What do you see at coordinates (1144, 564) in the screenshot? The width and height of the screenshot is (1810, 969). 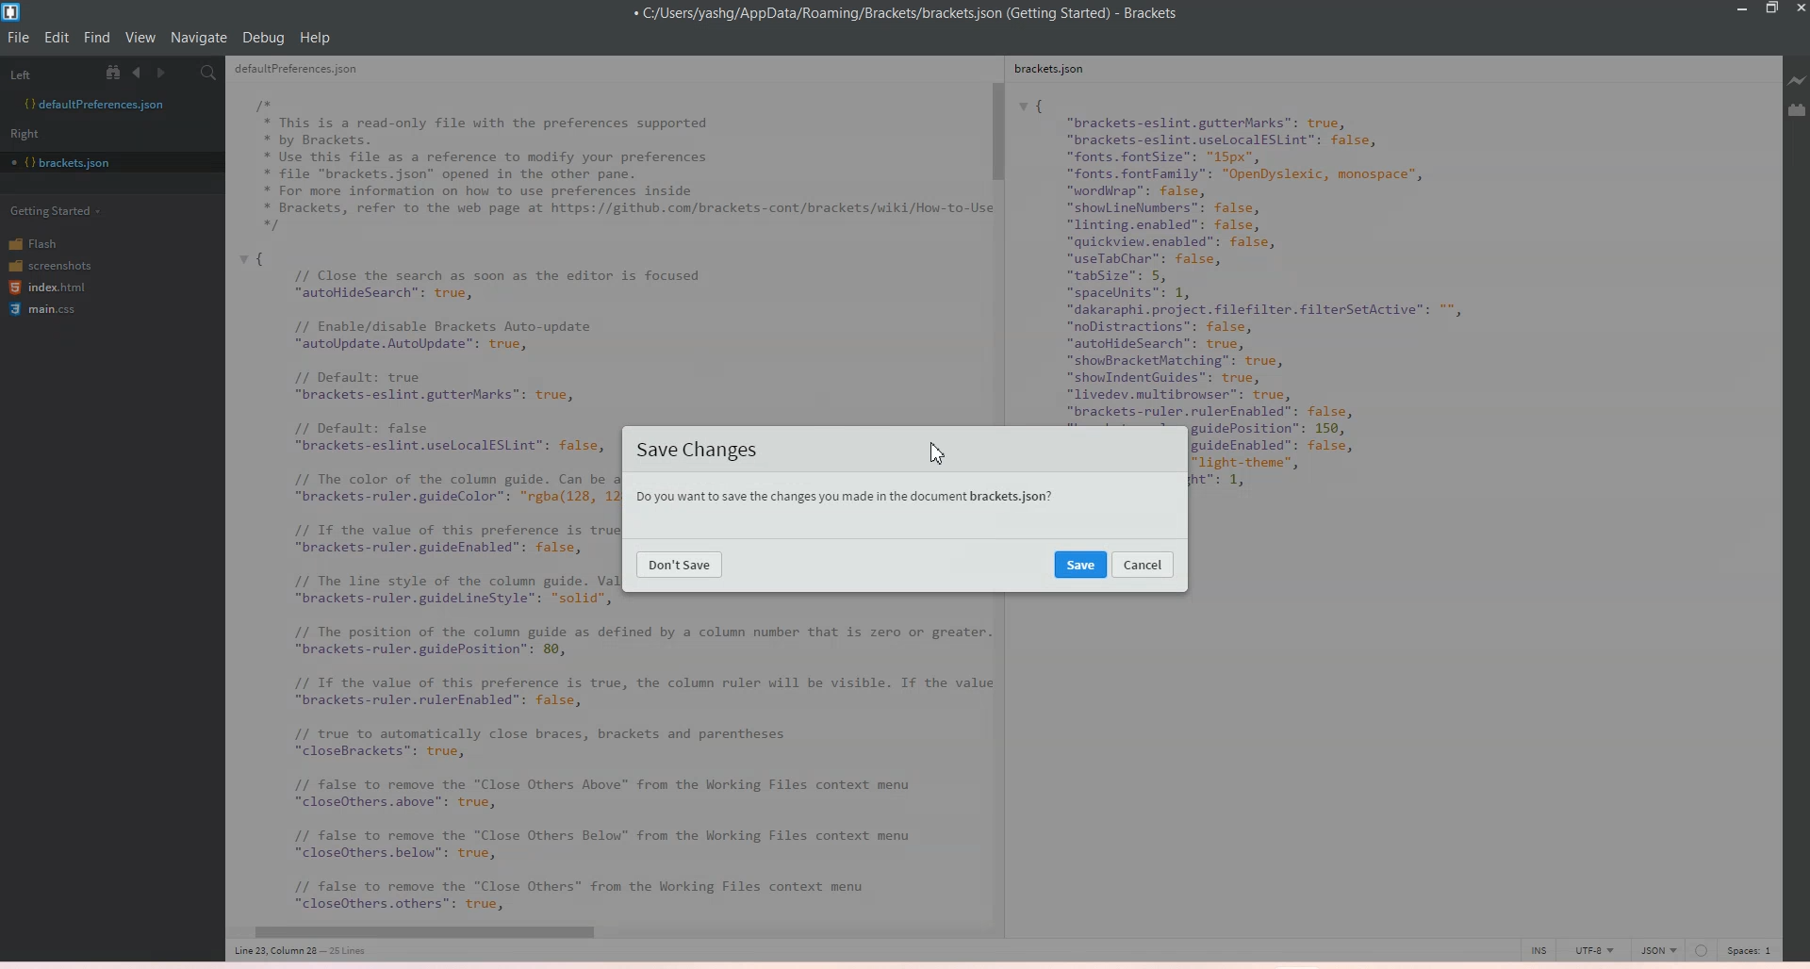 I see `Cancel` at bounding box center [1144, 564].